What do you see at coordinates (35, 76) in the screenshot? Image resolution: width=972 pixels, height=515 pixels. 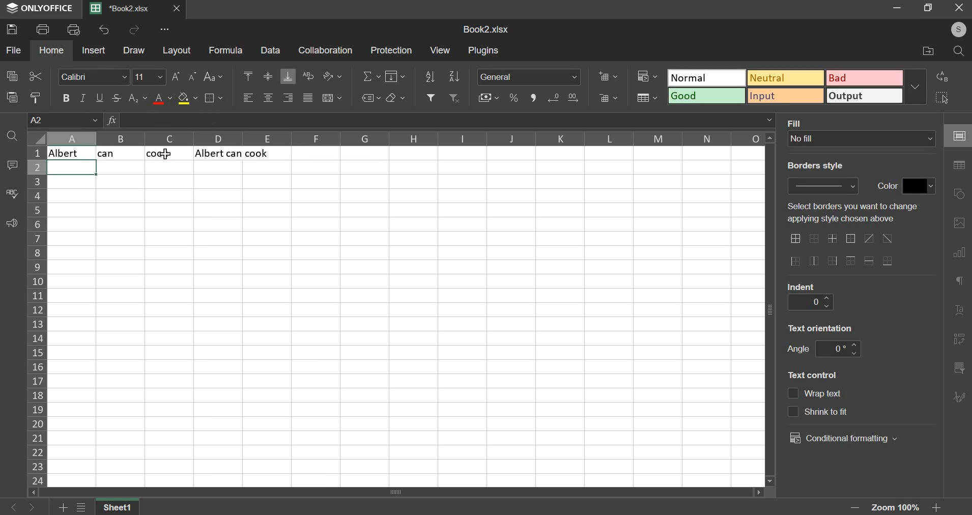 I see `cut` at bounding box center [35, 76].